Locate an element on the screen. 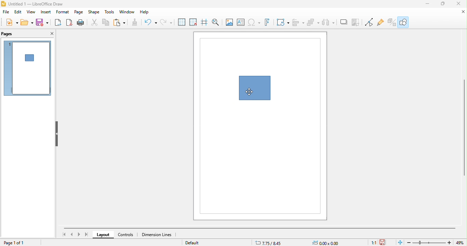 The height and width of the screenshot is (246, 467). undo is located at coordinates (151, 23).